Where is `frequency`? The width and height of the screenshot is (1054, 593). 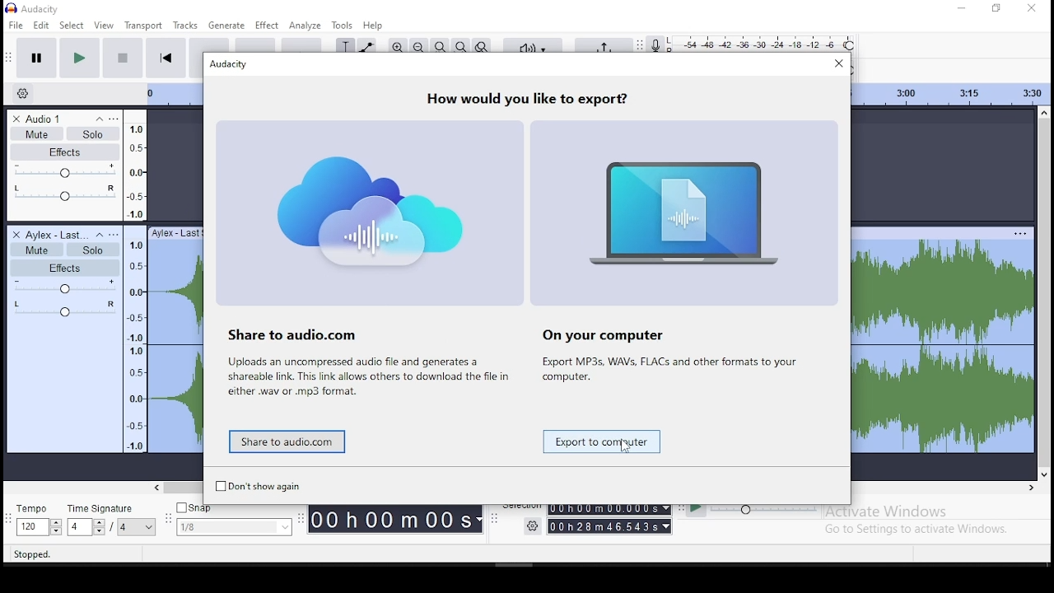
frequency is located at coordinates (135, 339).